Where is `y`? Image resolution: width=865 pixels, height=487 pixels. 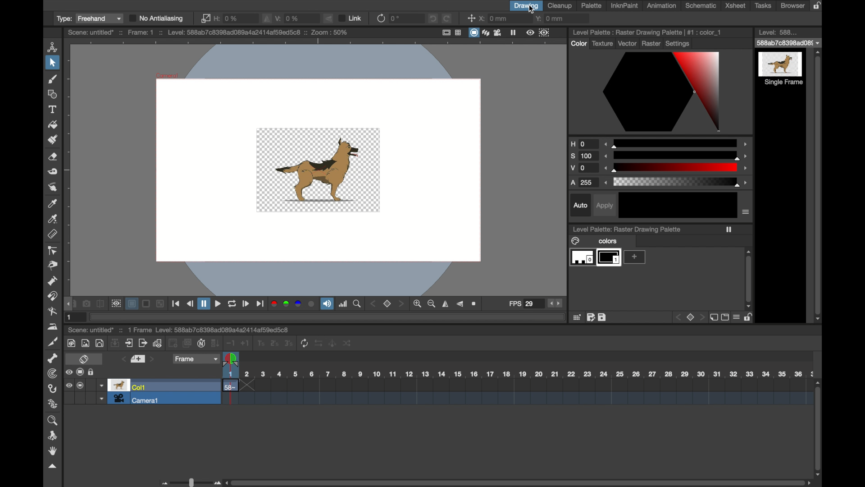
y is located at coordinates (549, 18).